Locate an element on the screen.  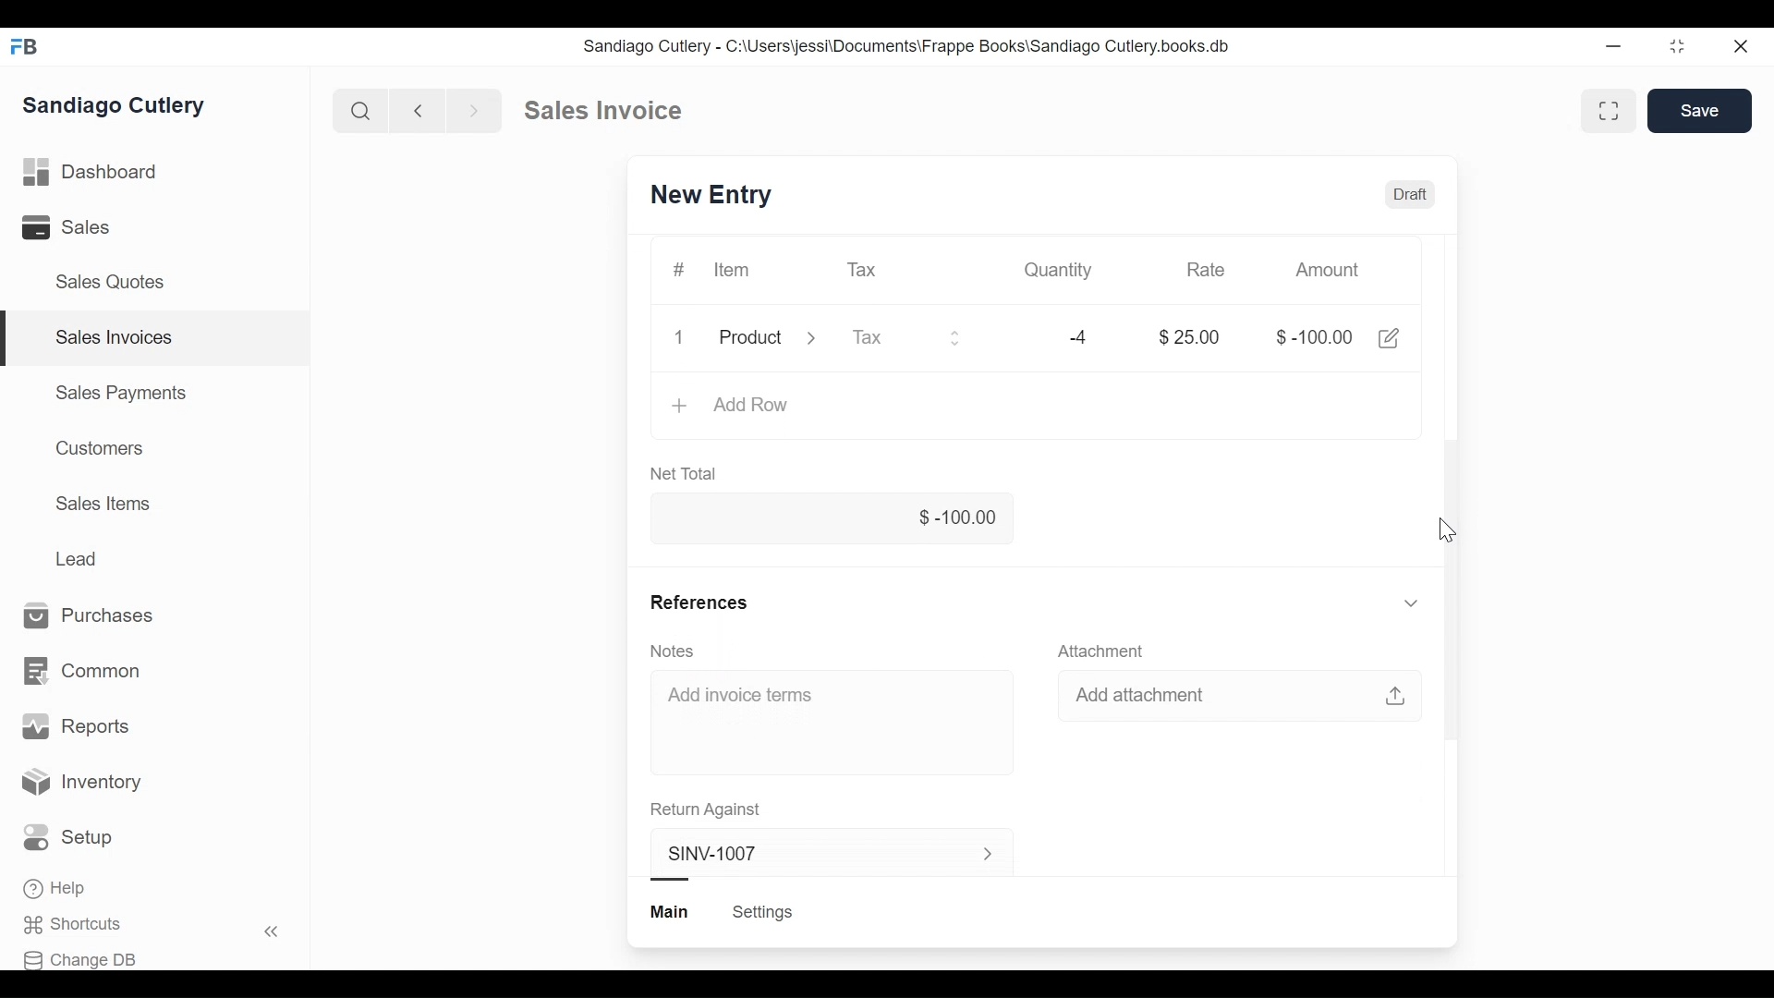
Previous is located at coordinates (419, 110).